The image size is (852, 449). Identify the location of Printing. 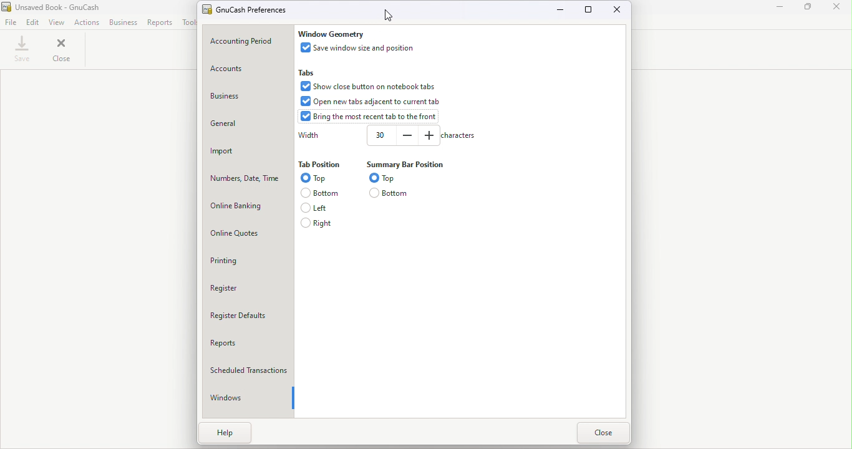
(249, 260).